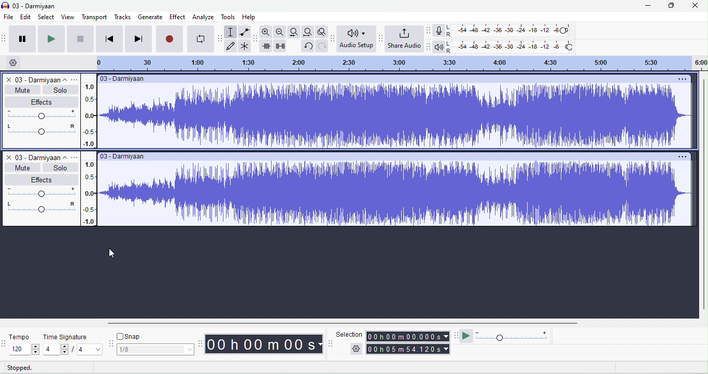 This screenshot has height=374, width=708. I want to click on draw, so click(229, 46).